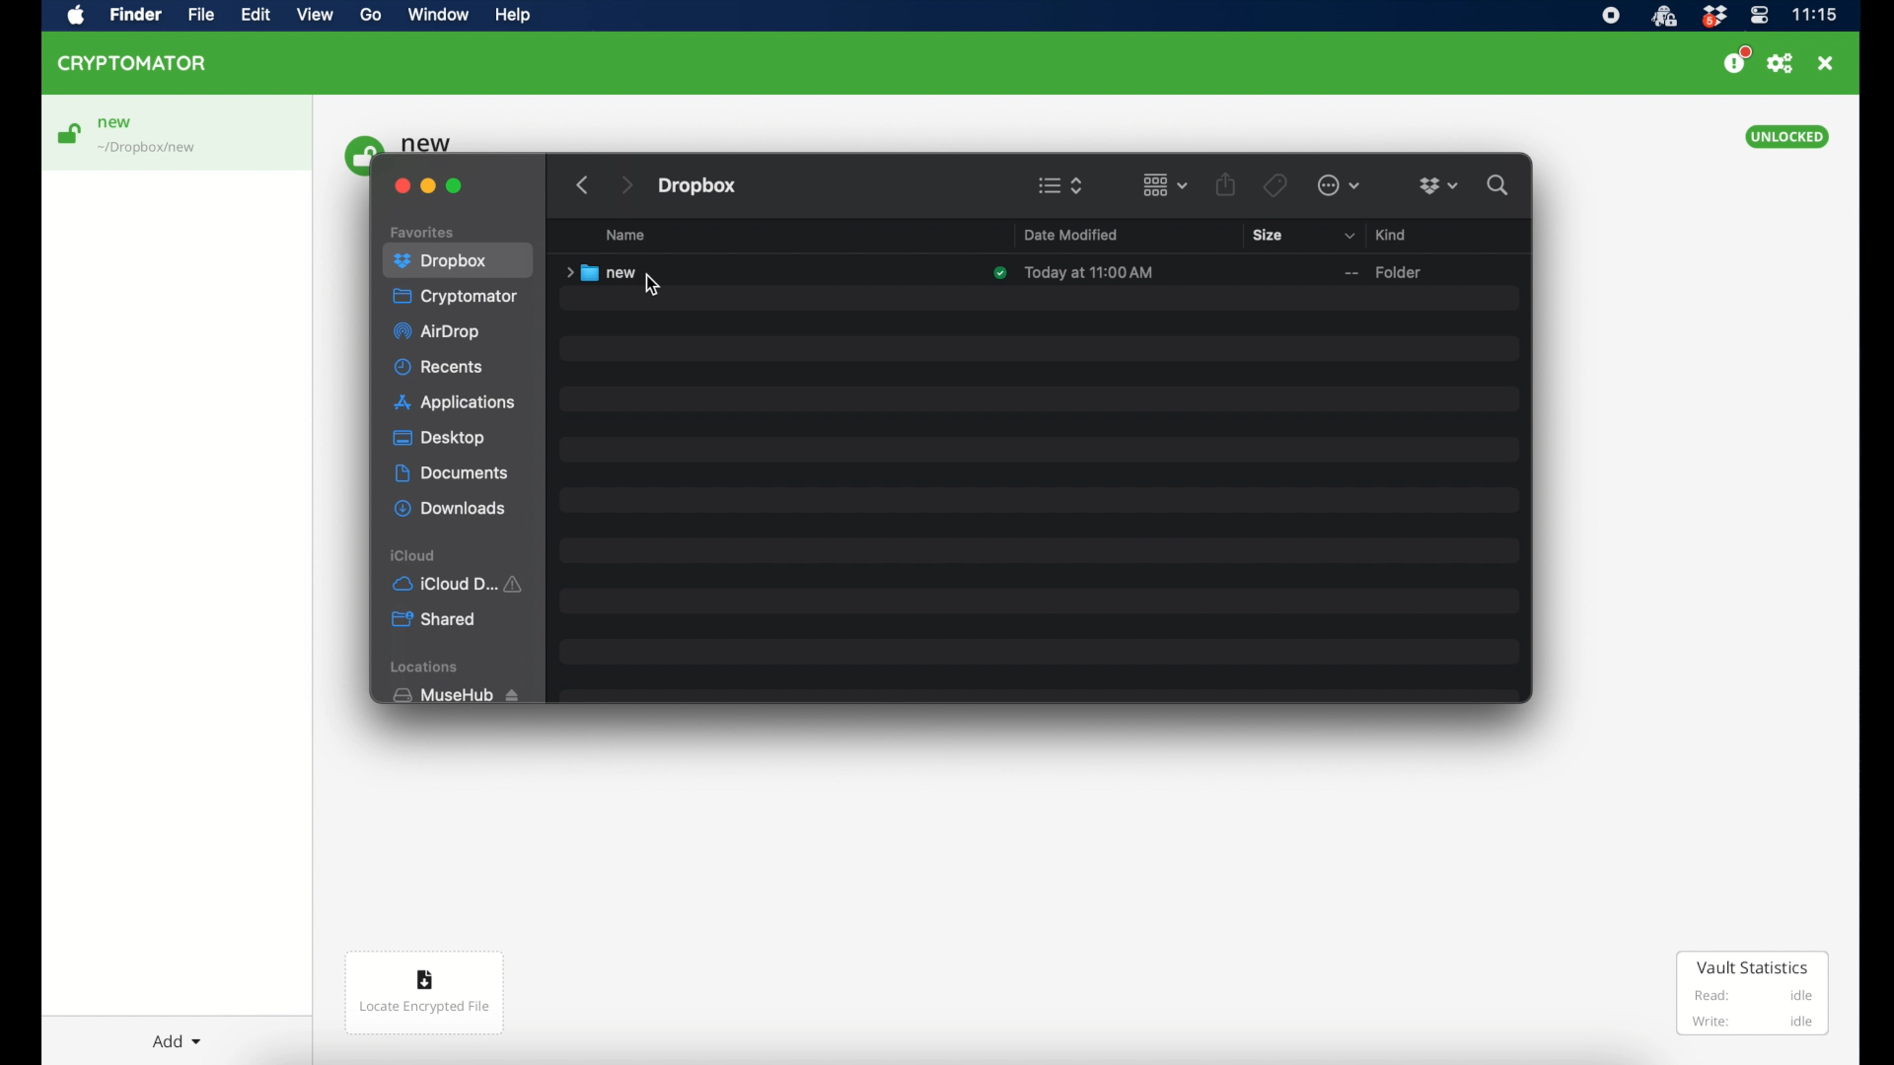  Describe the element at coordinates (200, 15) in the screenshot. I see `file` at that location.